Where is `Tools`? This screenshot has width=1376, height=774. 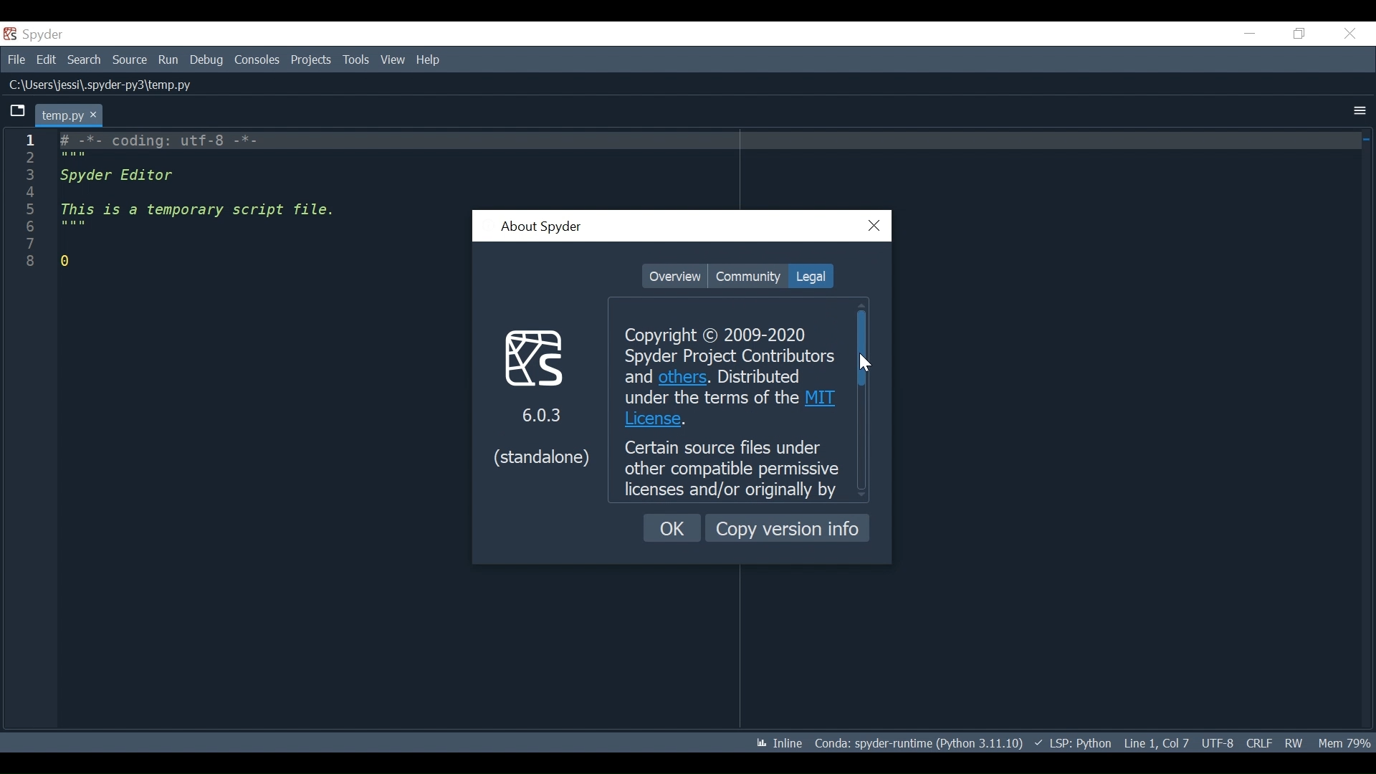 Tools is located at coordinates (358, 60).